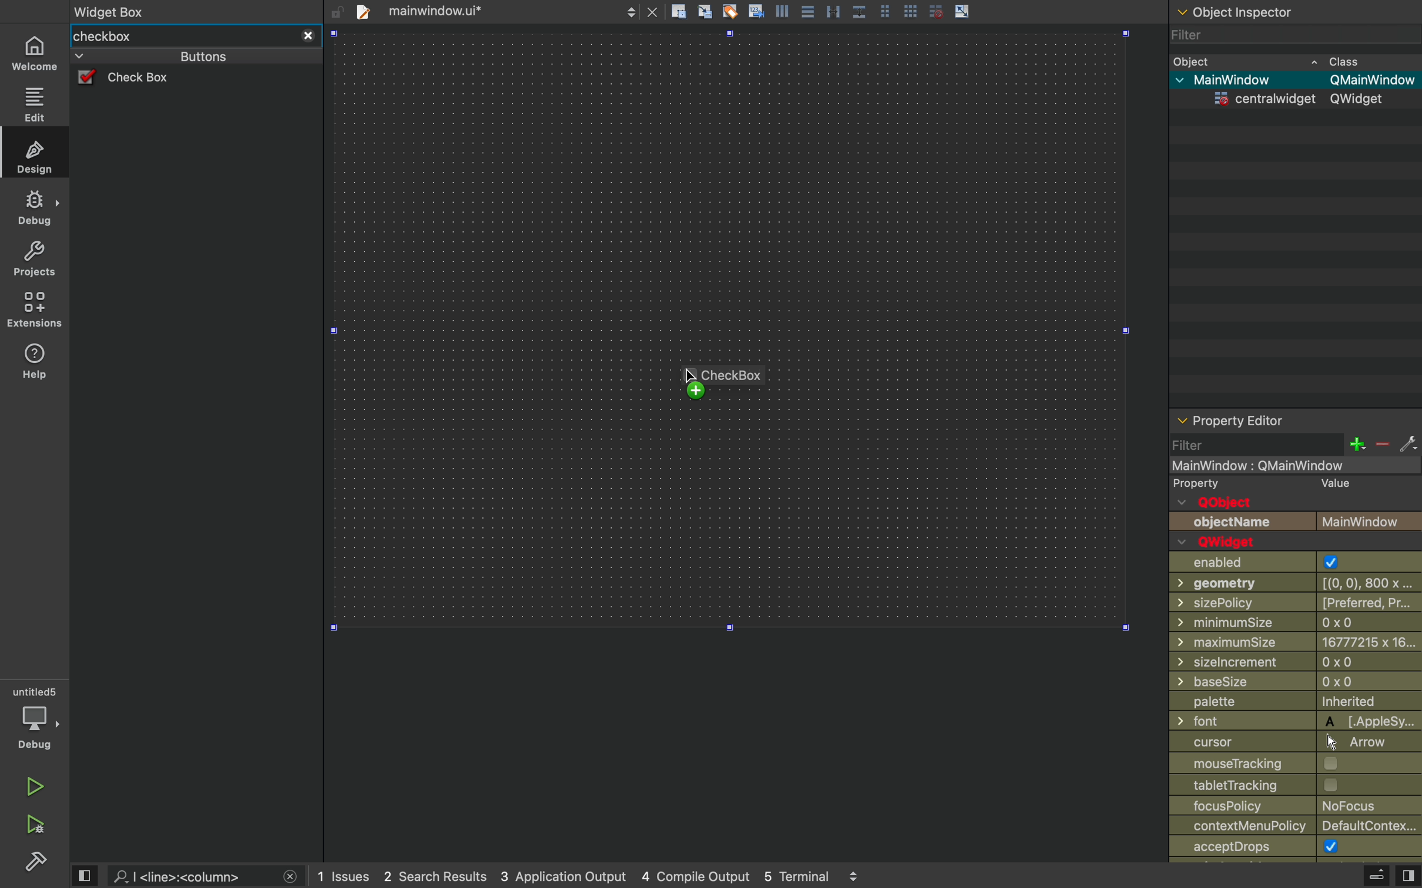 The height and width of the screenshot is (888, 1422). Describe the element at coordinates (735, 375) in the screenshot. I see `CheckBox` at that location.